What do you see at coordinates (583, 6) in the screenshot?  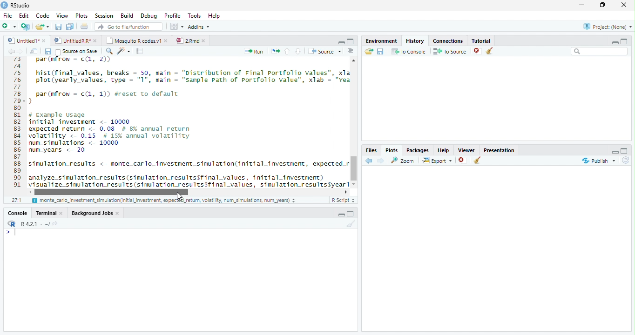 I see `Minimize` at bounding box center [583, 6].